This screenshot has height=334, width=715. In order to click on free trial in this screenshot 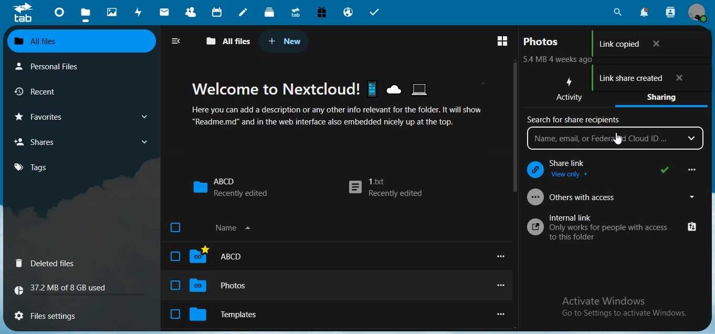, I will do `click(322, 13)`.